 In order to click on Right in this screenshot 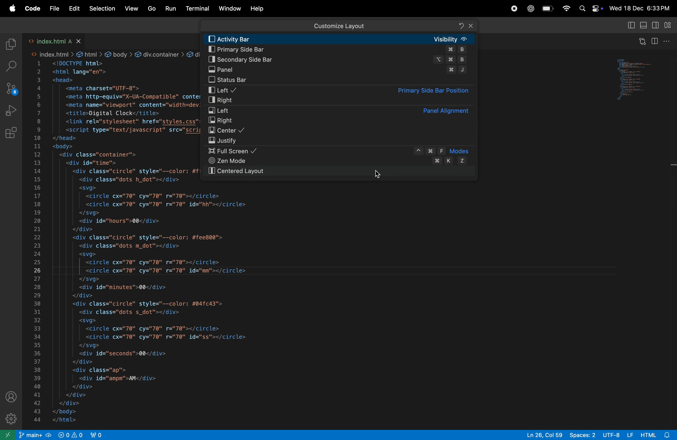, I will do `click(340, 120)`.